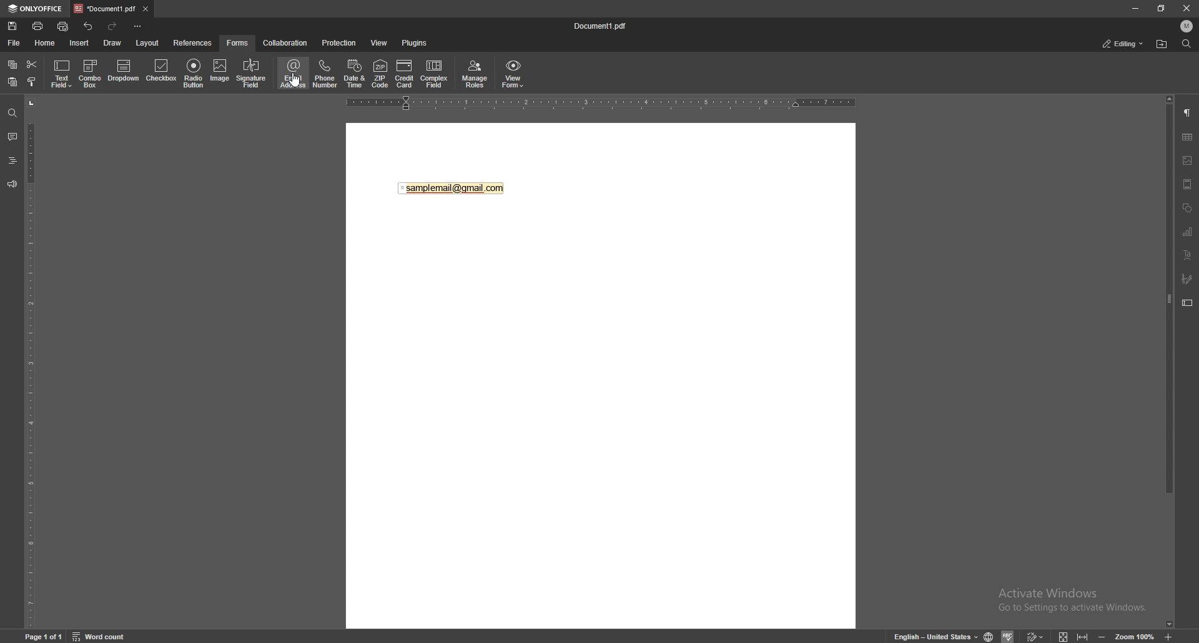  What do you see at coordinates (112, 42) in the screenshot?
I see `draw` at bounding box center [112, 42].